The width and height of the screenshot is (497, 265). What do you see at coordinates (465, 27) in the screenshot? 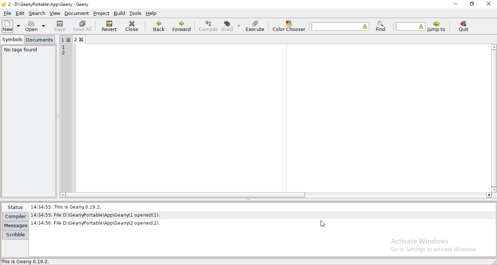
I see `quit` at bounding box center [465, 27].